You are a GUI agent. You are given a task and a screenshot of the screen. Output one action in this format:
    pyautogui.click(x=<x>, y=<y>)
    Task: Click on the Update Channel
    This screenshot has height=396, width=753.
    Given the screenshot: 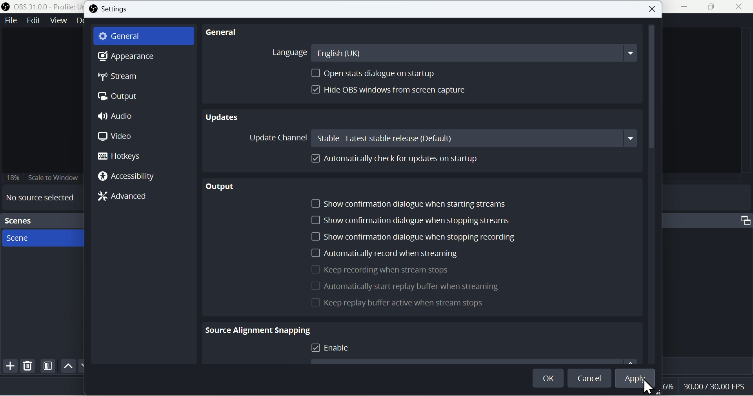 What is the action you would take?
    pyautogui.click(x=277, y=137)
    